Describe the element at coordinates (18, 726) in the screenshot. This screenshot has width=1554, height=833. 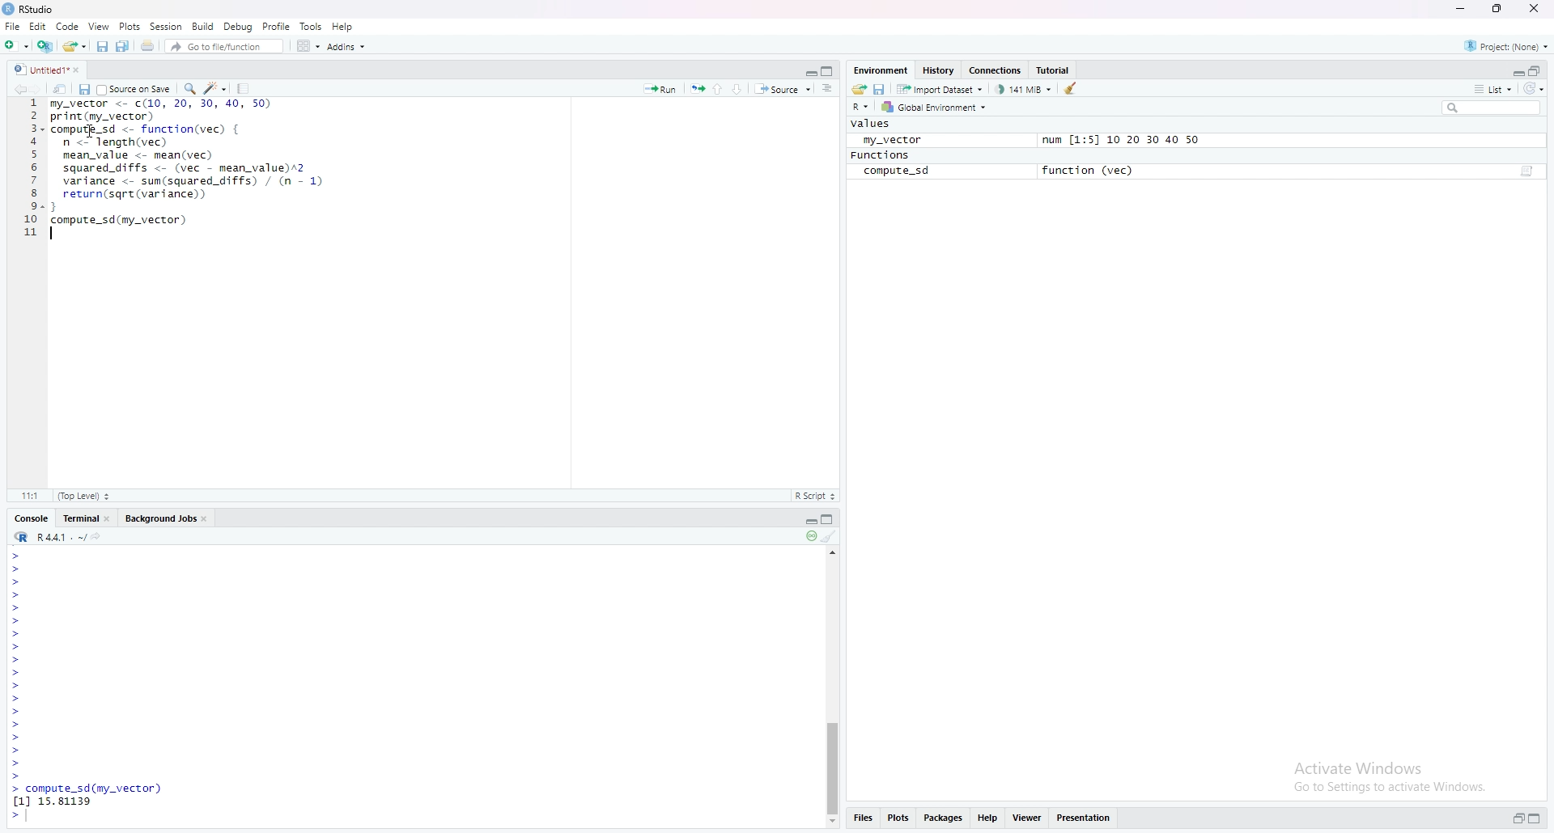
I see `Prompt cursor` at that location.